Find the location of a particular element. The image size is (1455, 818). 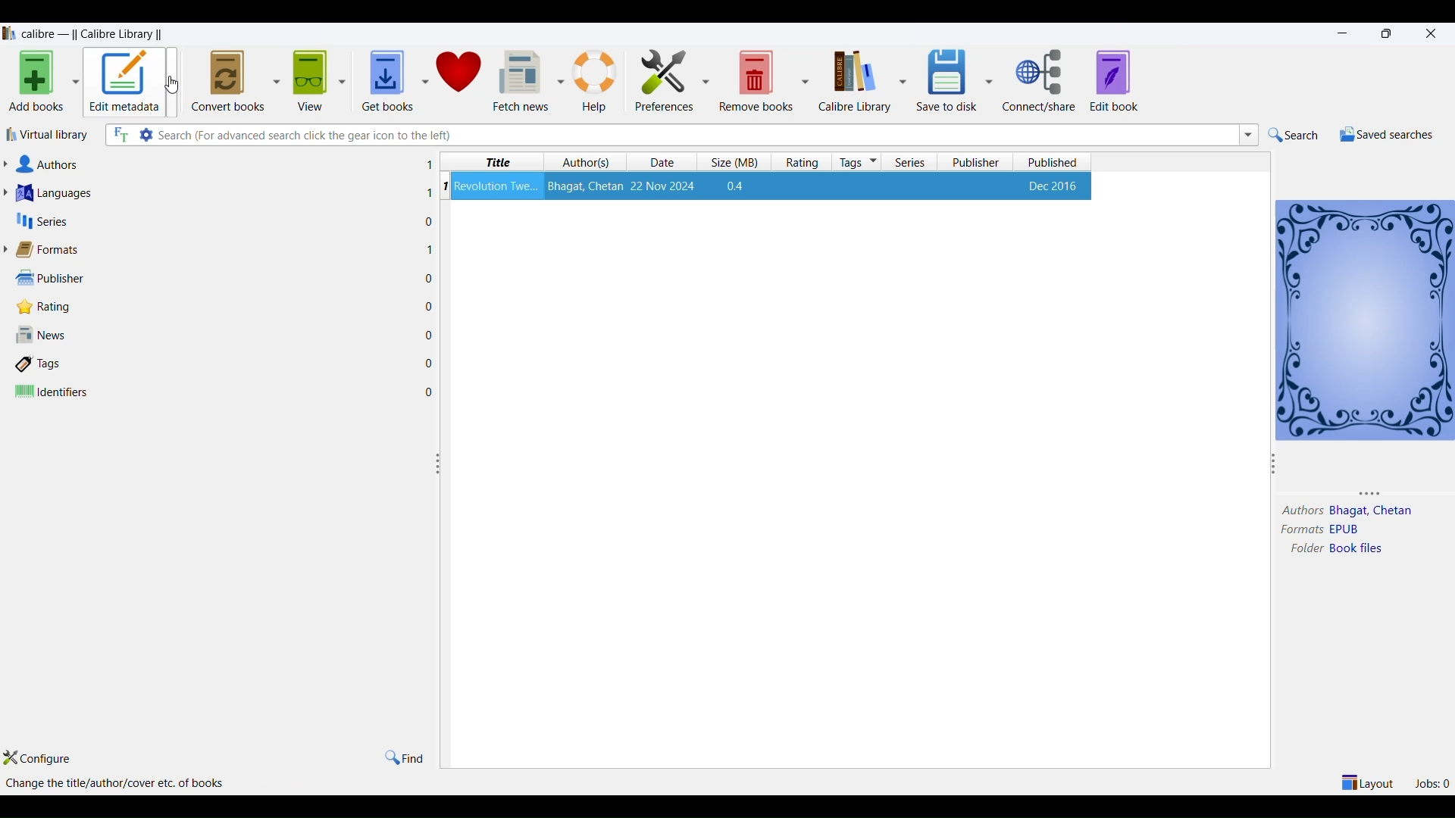

languages is located at coordinates (58, 193).